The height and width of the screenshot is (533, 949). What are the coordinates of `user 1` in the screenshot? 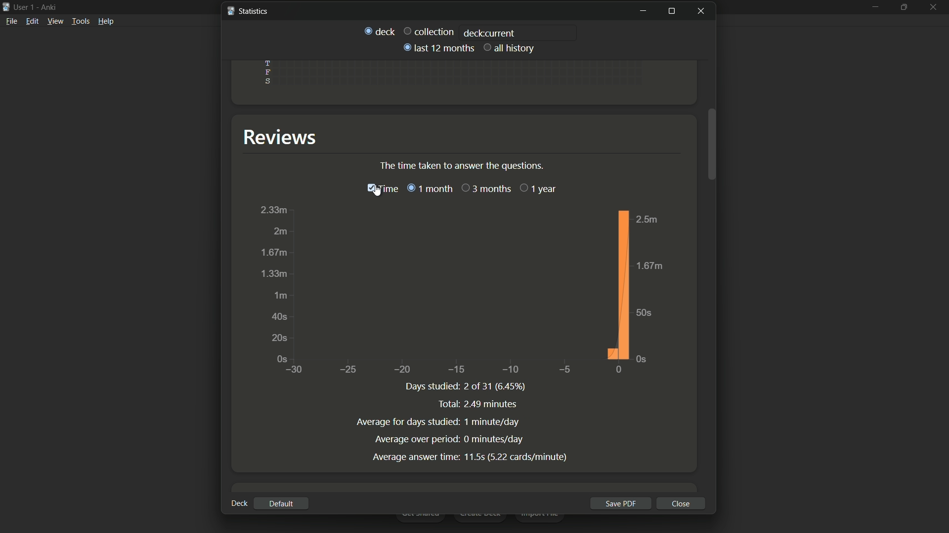 It's located at (25, 7).